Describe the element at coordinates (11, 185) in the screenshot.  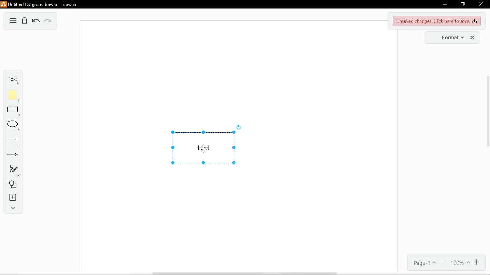
I see `shapes` at that location.